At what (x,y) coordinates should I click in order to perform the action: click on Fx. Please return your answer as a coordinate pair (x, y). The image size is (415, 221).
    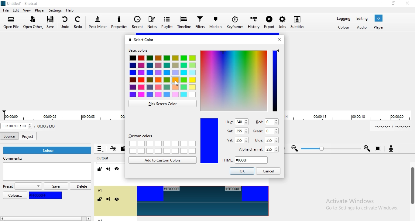
    Looking at the image, I should click on (378, 18).